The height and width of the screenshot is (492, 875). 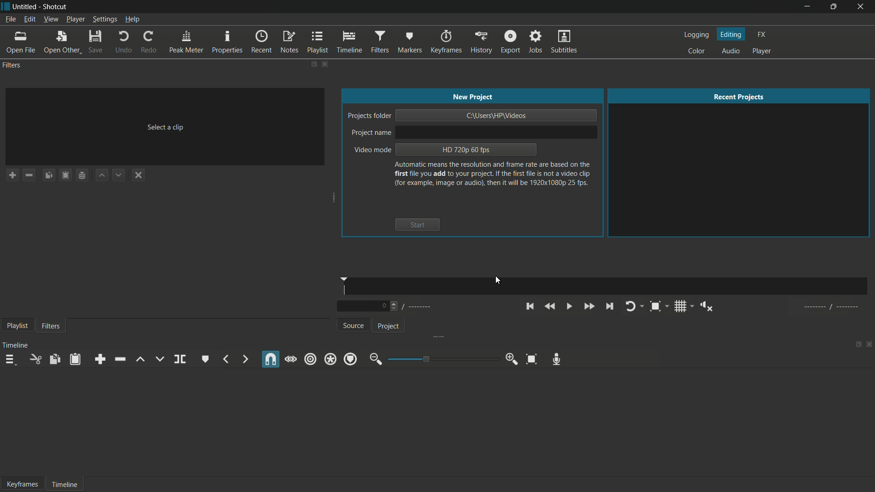 I want to click on markers, so click(x=410, y=42).